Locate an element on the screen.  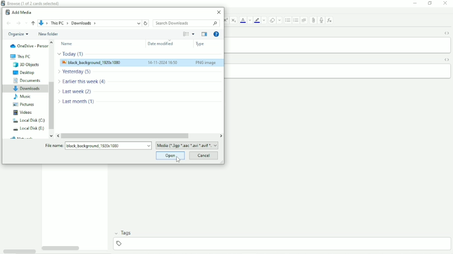
Change your view is located at coordinates (186, 34).